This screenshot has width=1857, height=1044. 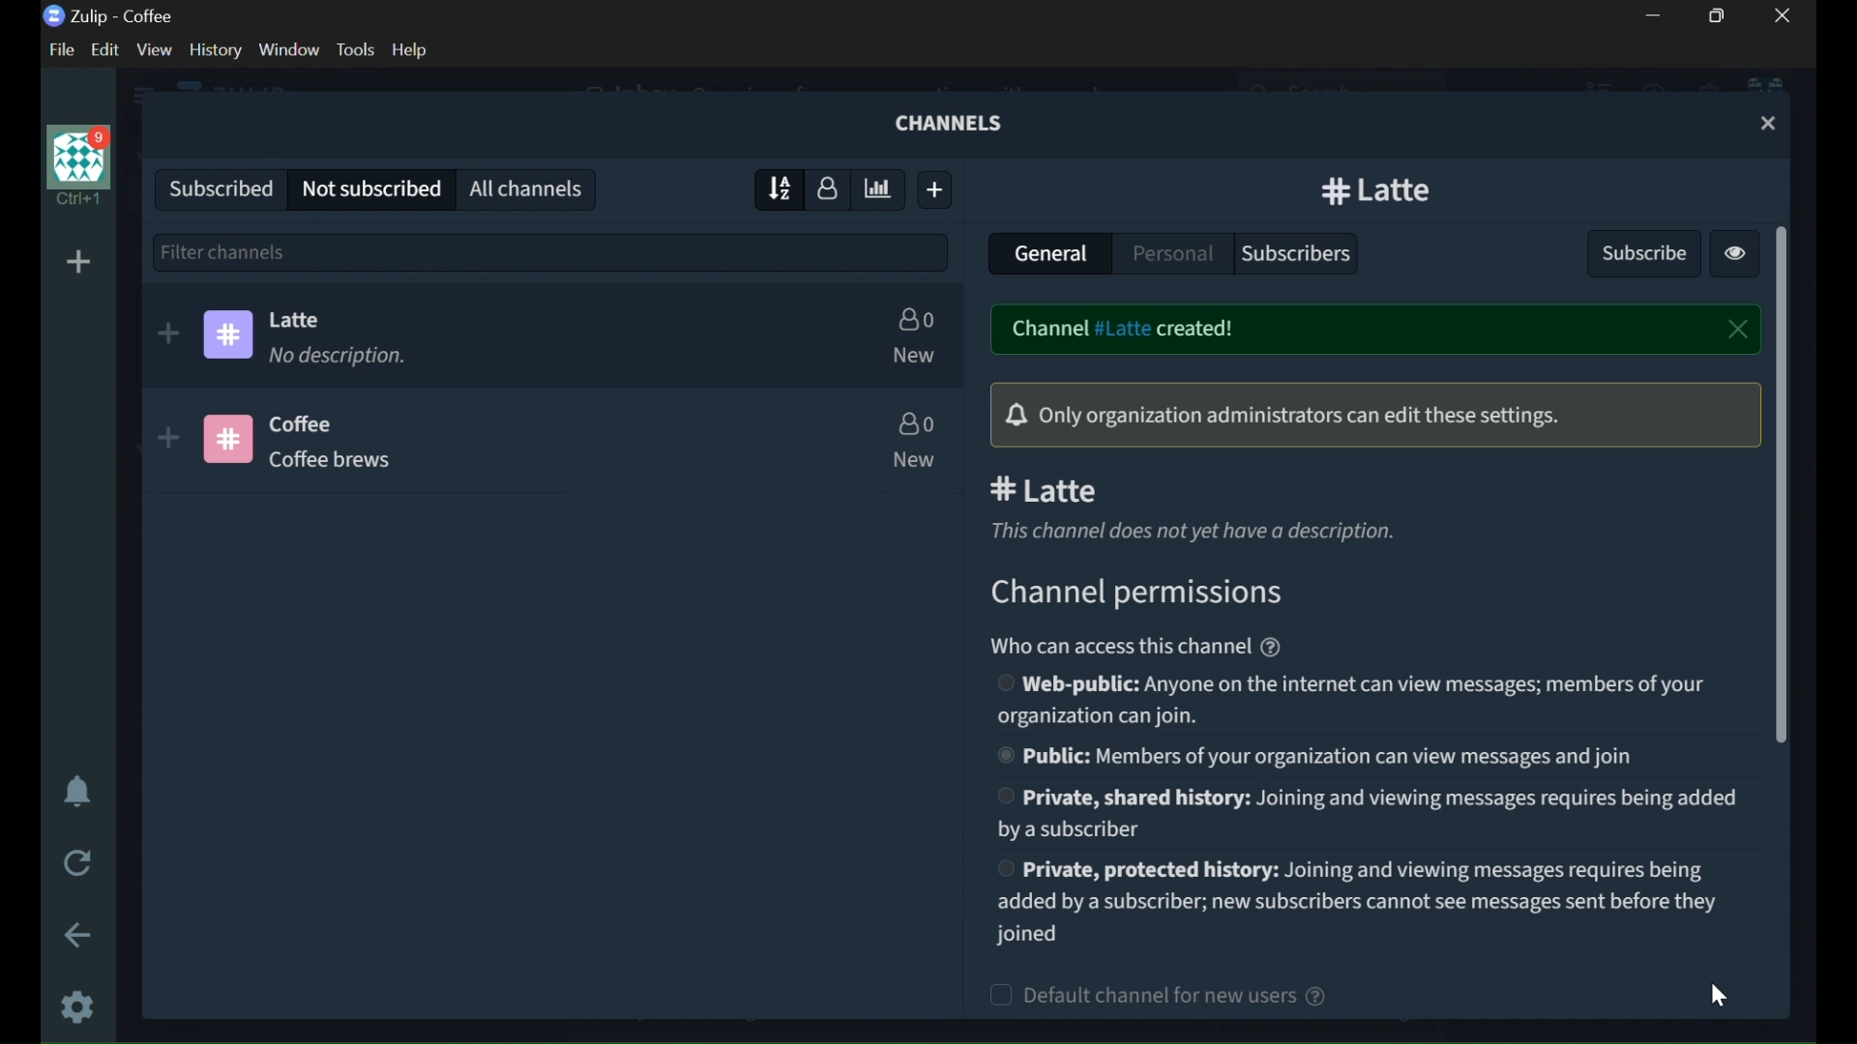 What do you see at coordinates (1783, 15) in the screenshot?
I see `CLOSE` at bounding box center [1783, 15].